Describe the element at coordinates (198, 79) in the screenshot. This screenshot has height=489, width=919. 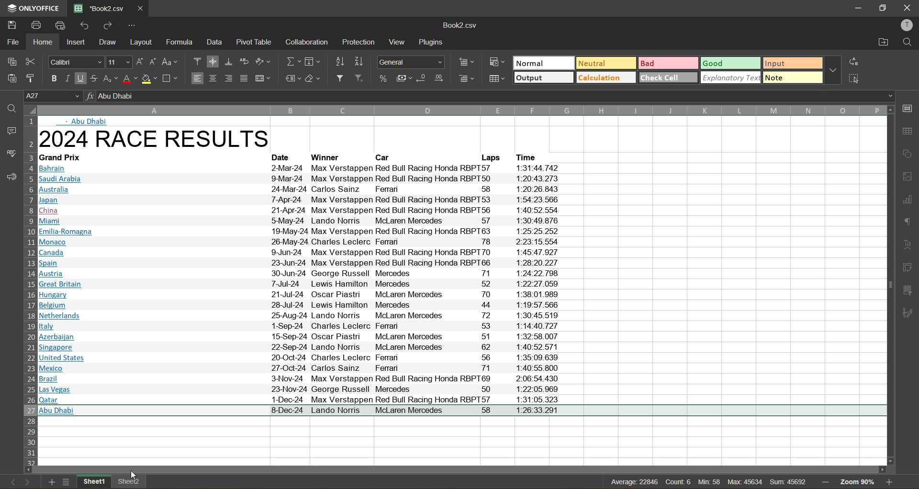
I see `align left` at that location.